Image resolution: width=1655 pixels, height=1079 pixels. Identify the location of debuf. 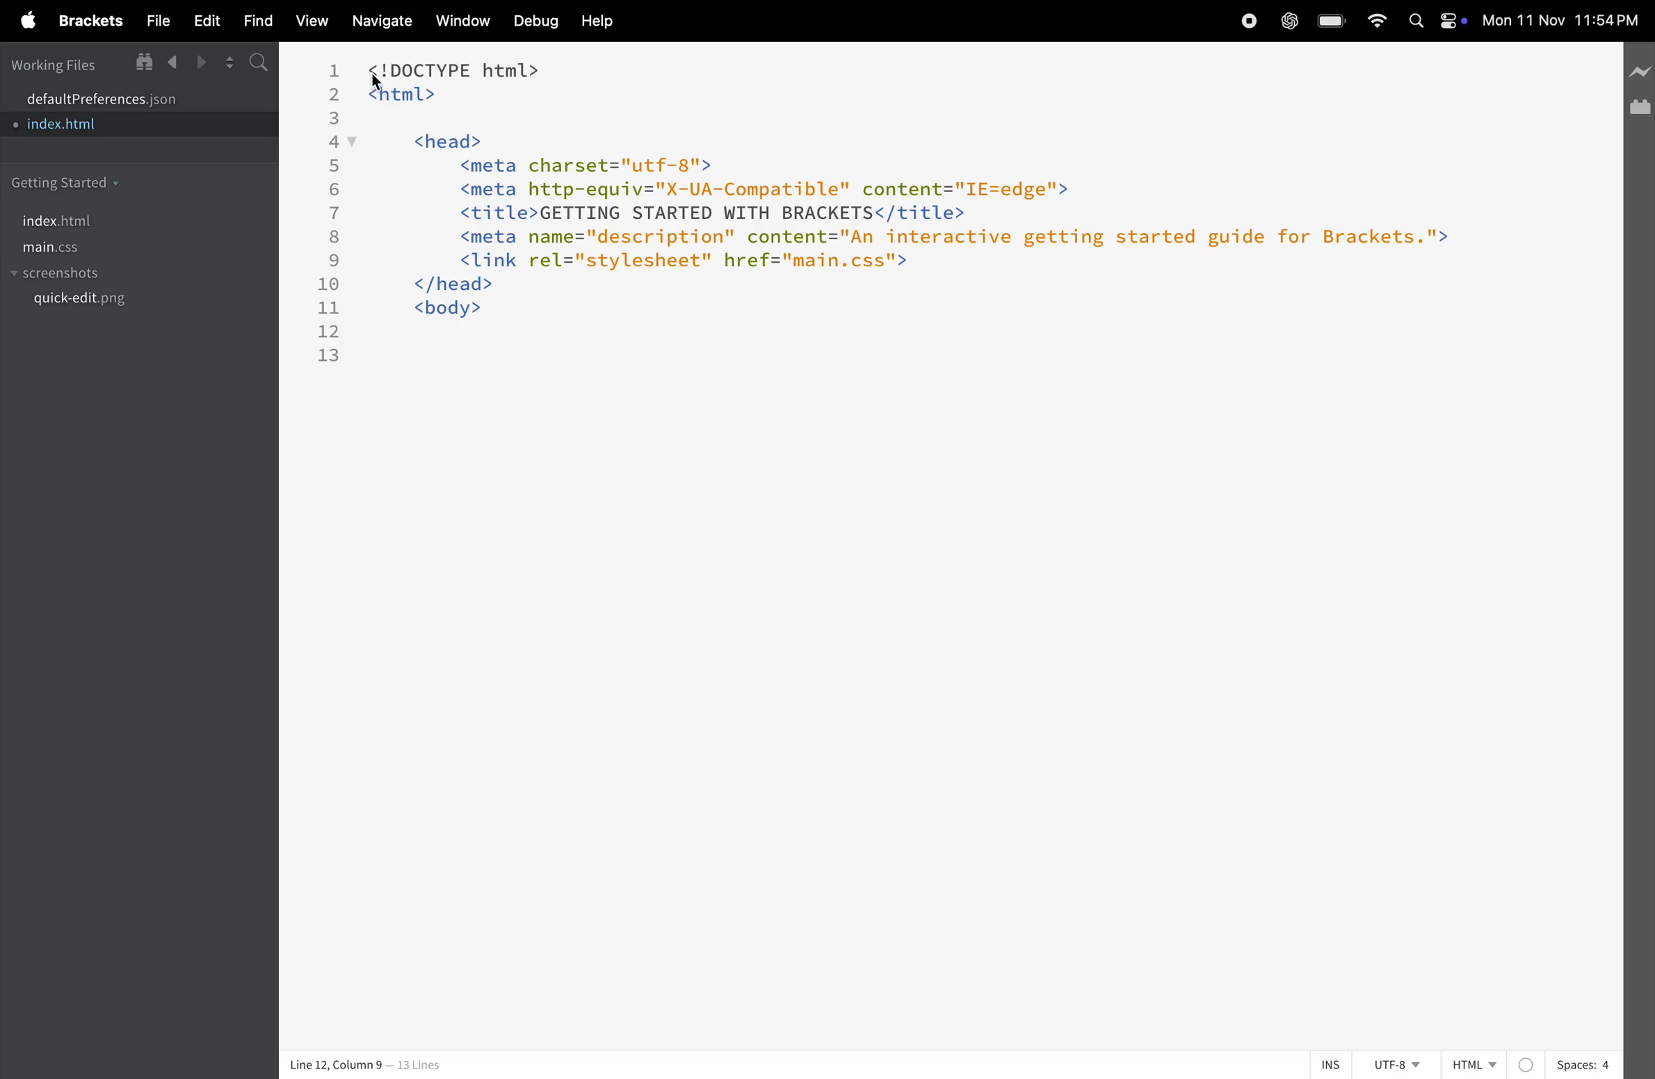
(536, 22).